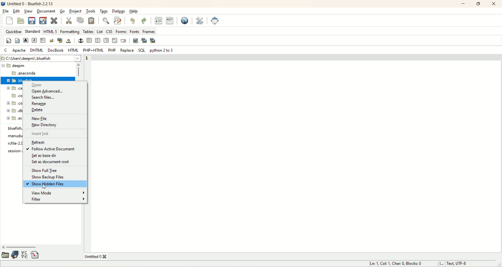 This screenshot has height=267, width=502. Describe the element at coordinates (76, 12) in the screenshot. I see `project` at that location.